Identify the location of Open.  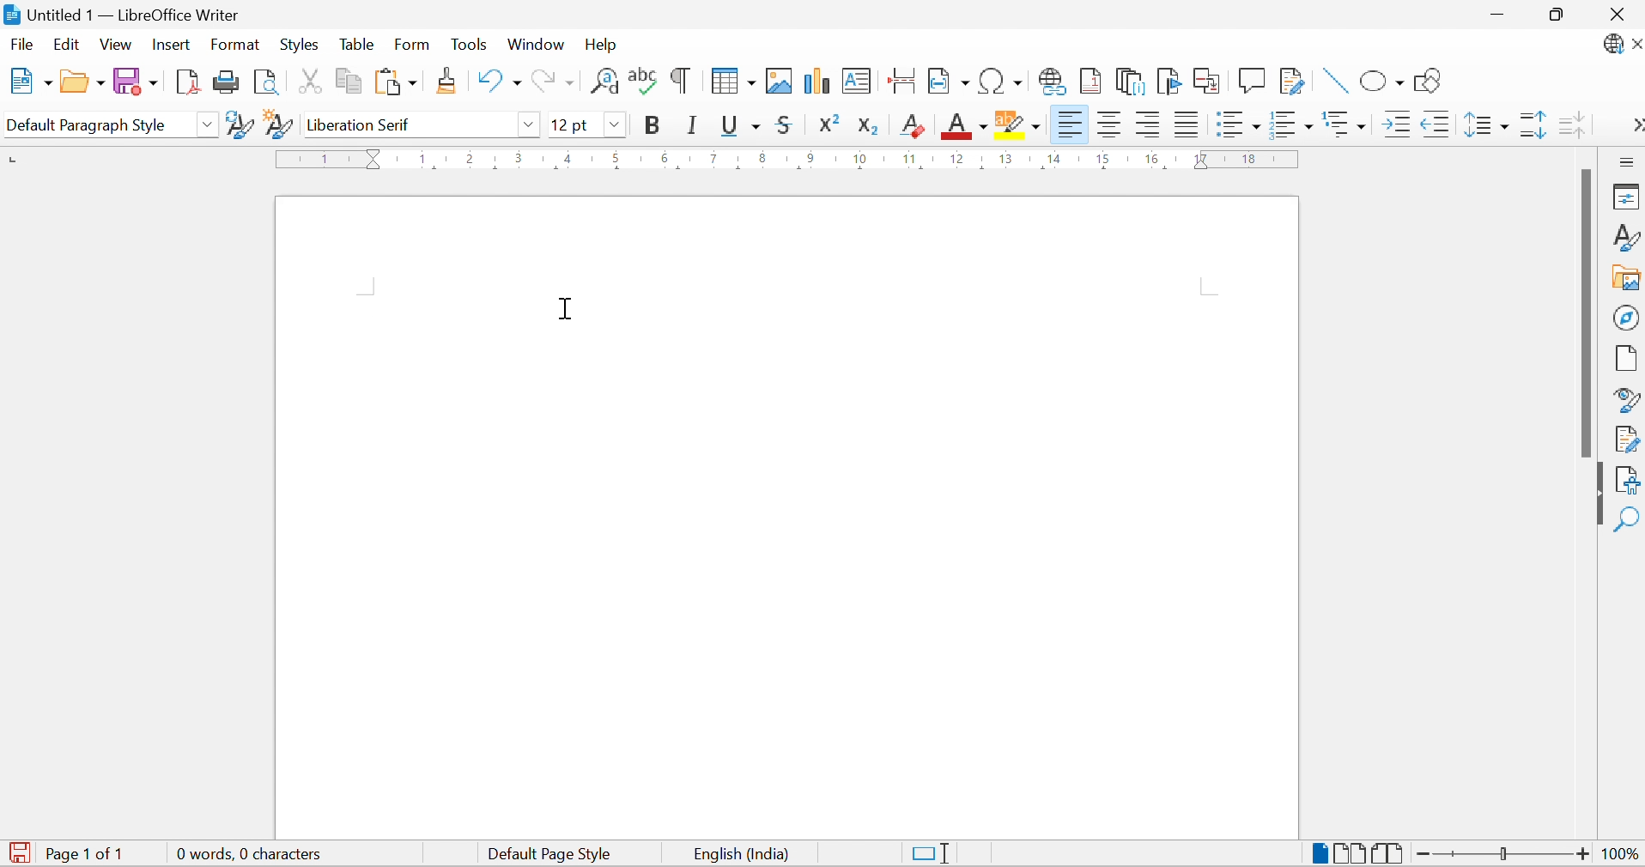
(81, 81).